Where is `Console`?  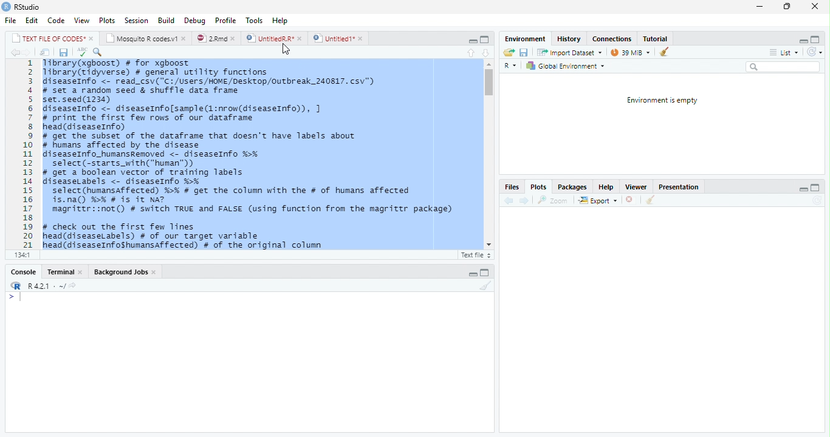
Console is located at coordinates (24, 271).